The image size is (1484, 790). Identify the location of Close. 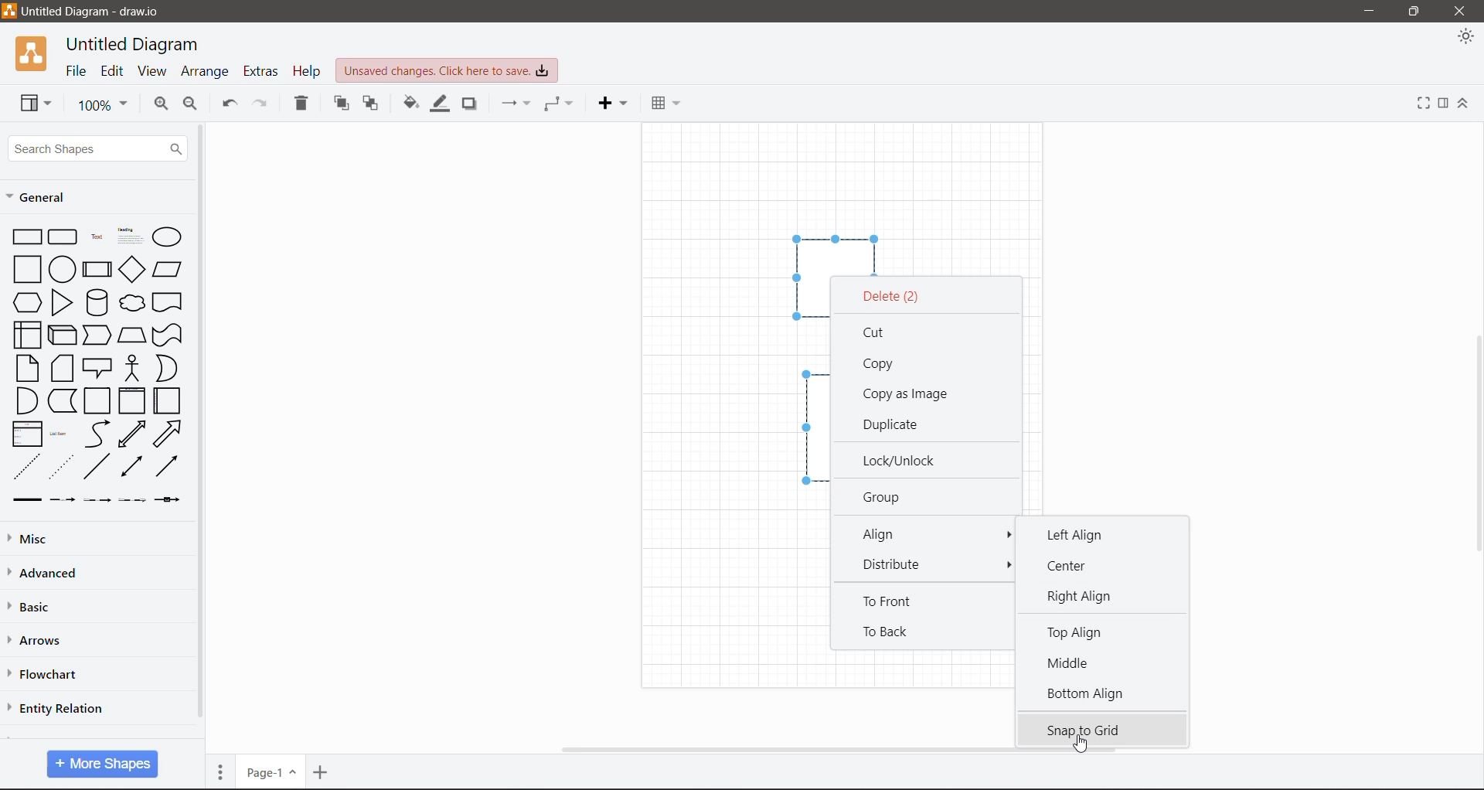
(1462, 12).